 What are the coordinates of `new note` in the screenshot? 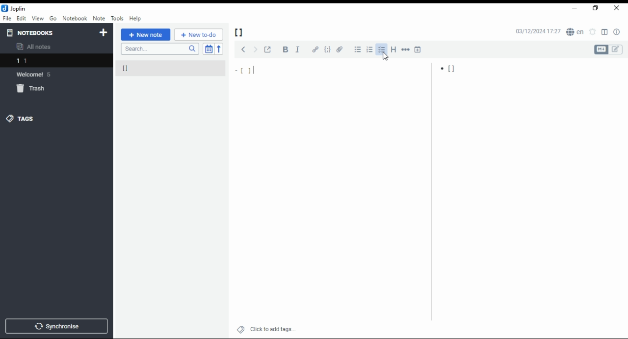 It's located at (146, 35).